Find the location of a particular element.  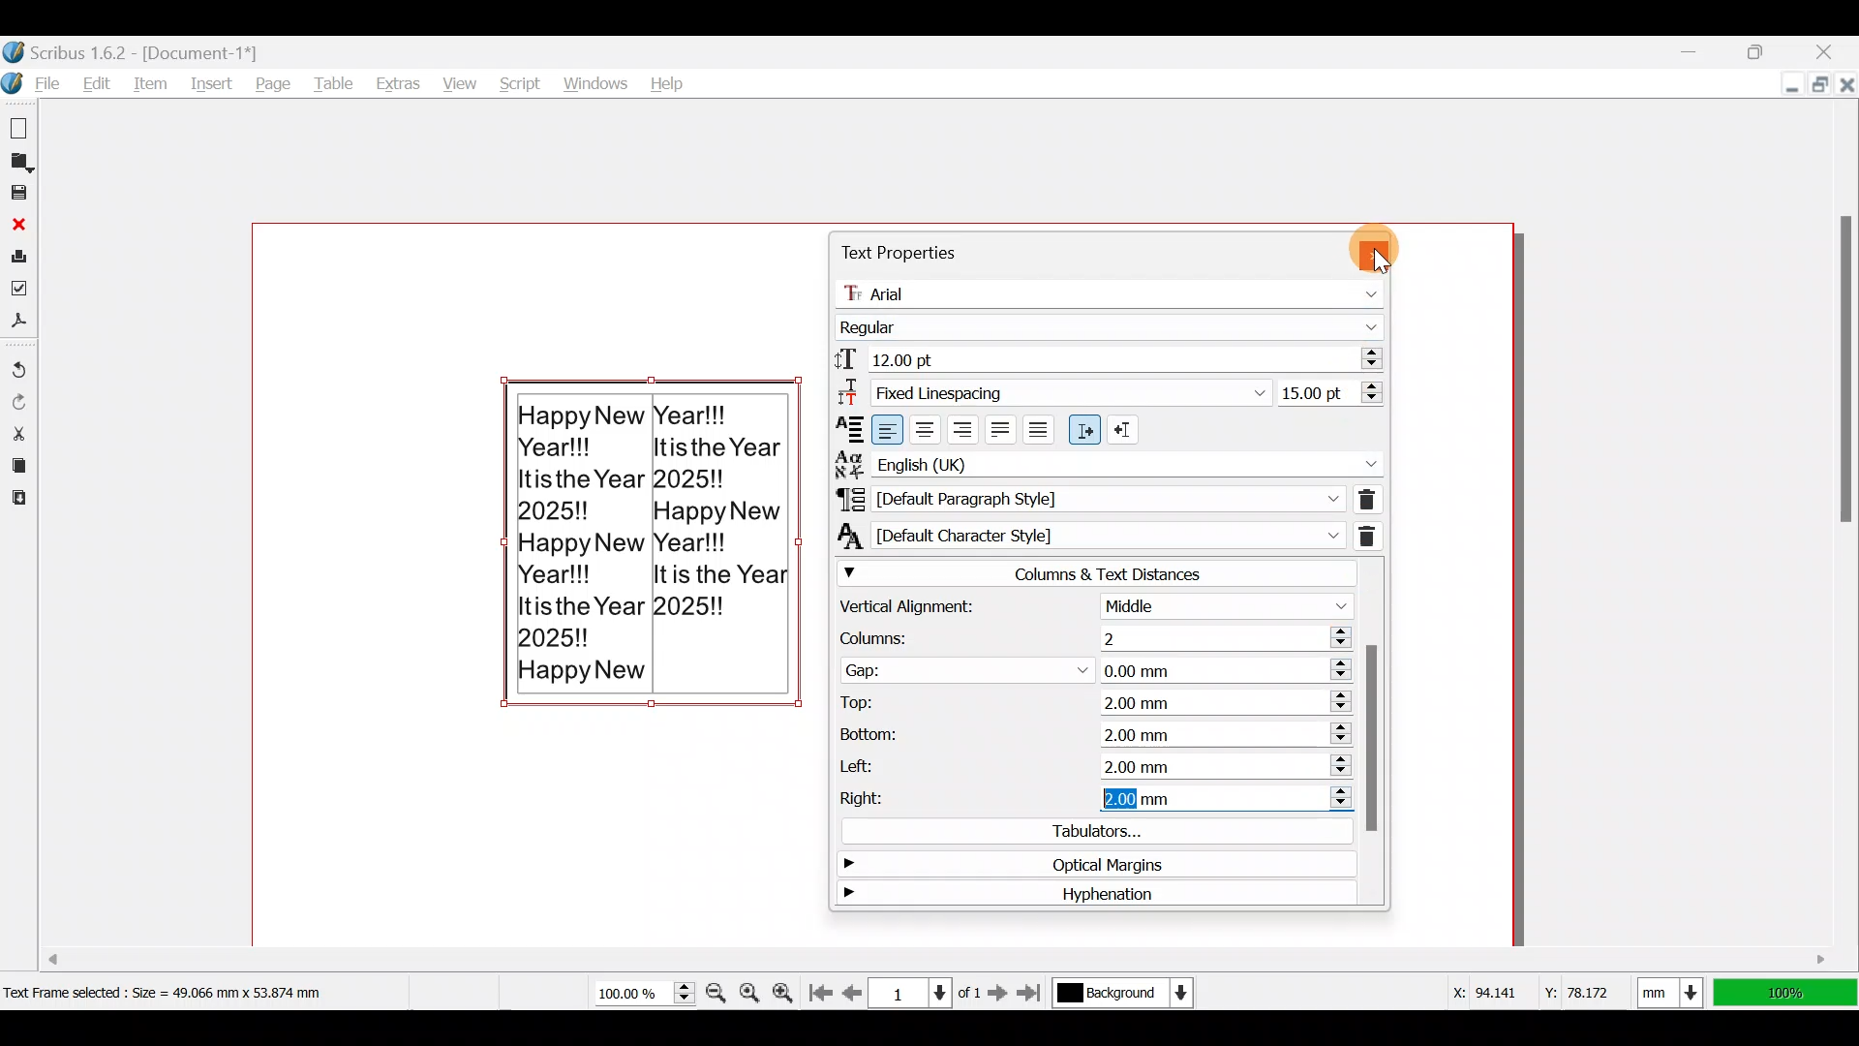

File is located at coordinates (33, 83).